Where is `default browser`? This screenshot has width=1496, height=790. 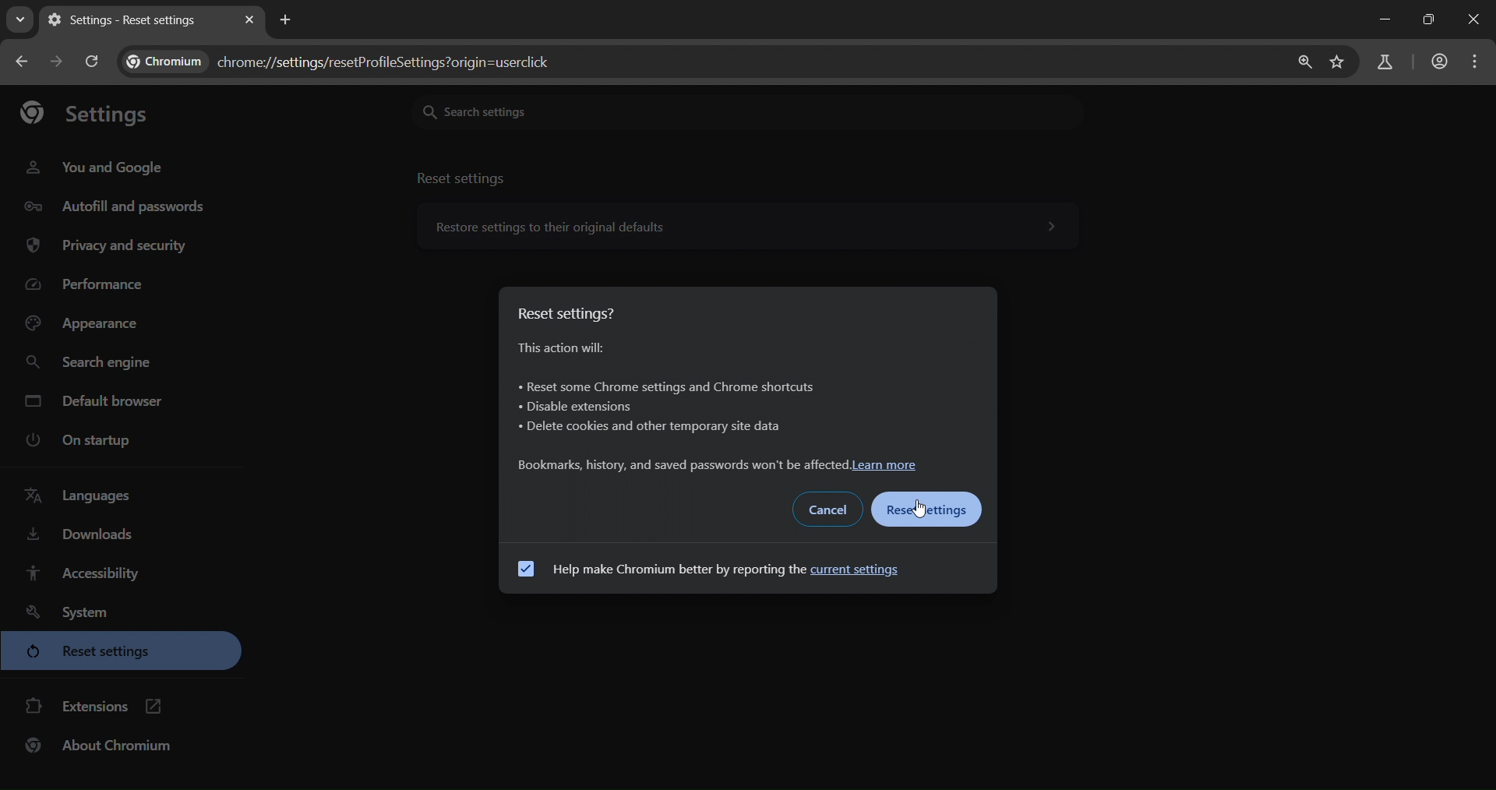 default browser is located at coordinates (102, 402).